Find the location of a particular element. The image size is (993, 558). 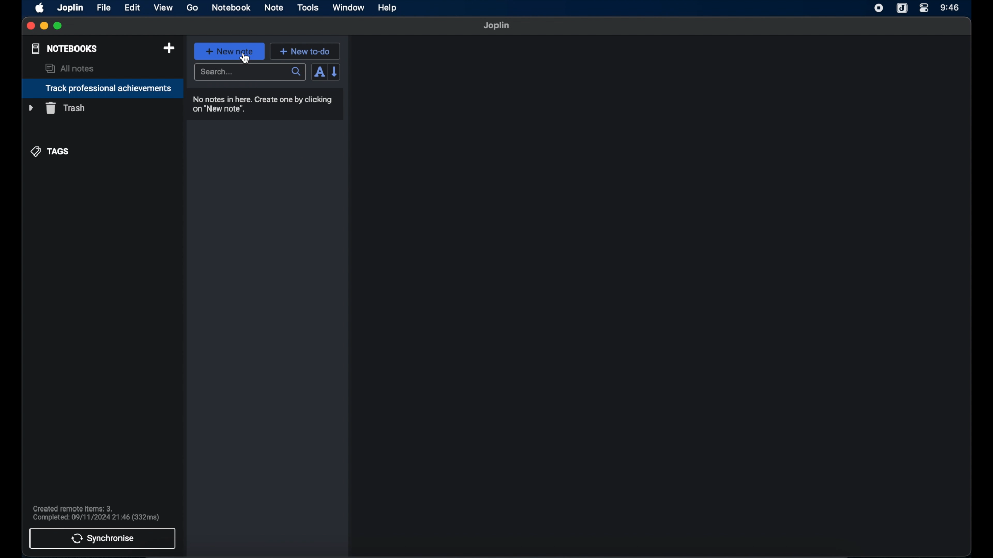

tools is located at coordinates (308, 8).